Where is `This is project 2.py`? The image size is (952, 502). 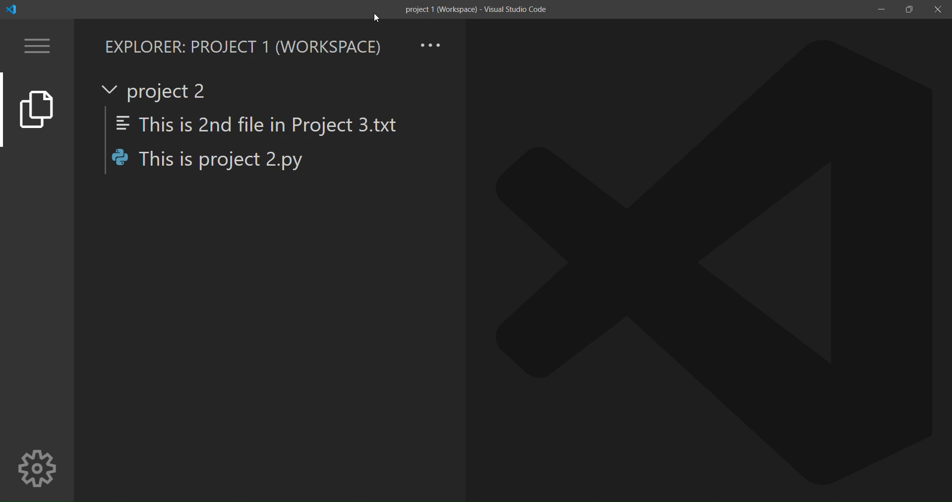 This is project 2.py is located at coordinates (218, 161).